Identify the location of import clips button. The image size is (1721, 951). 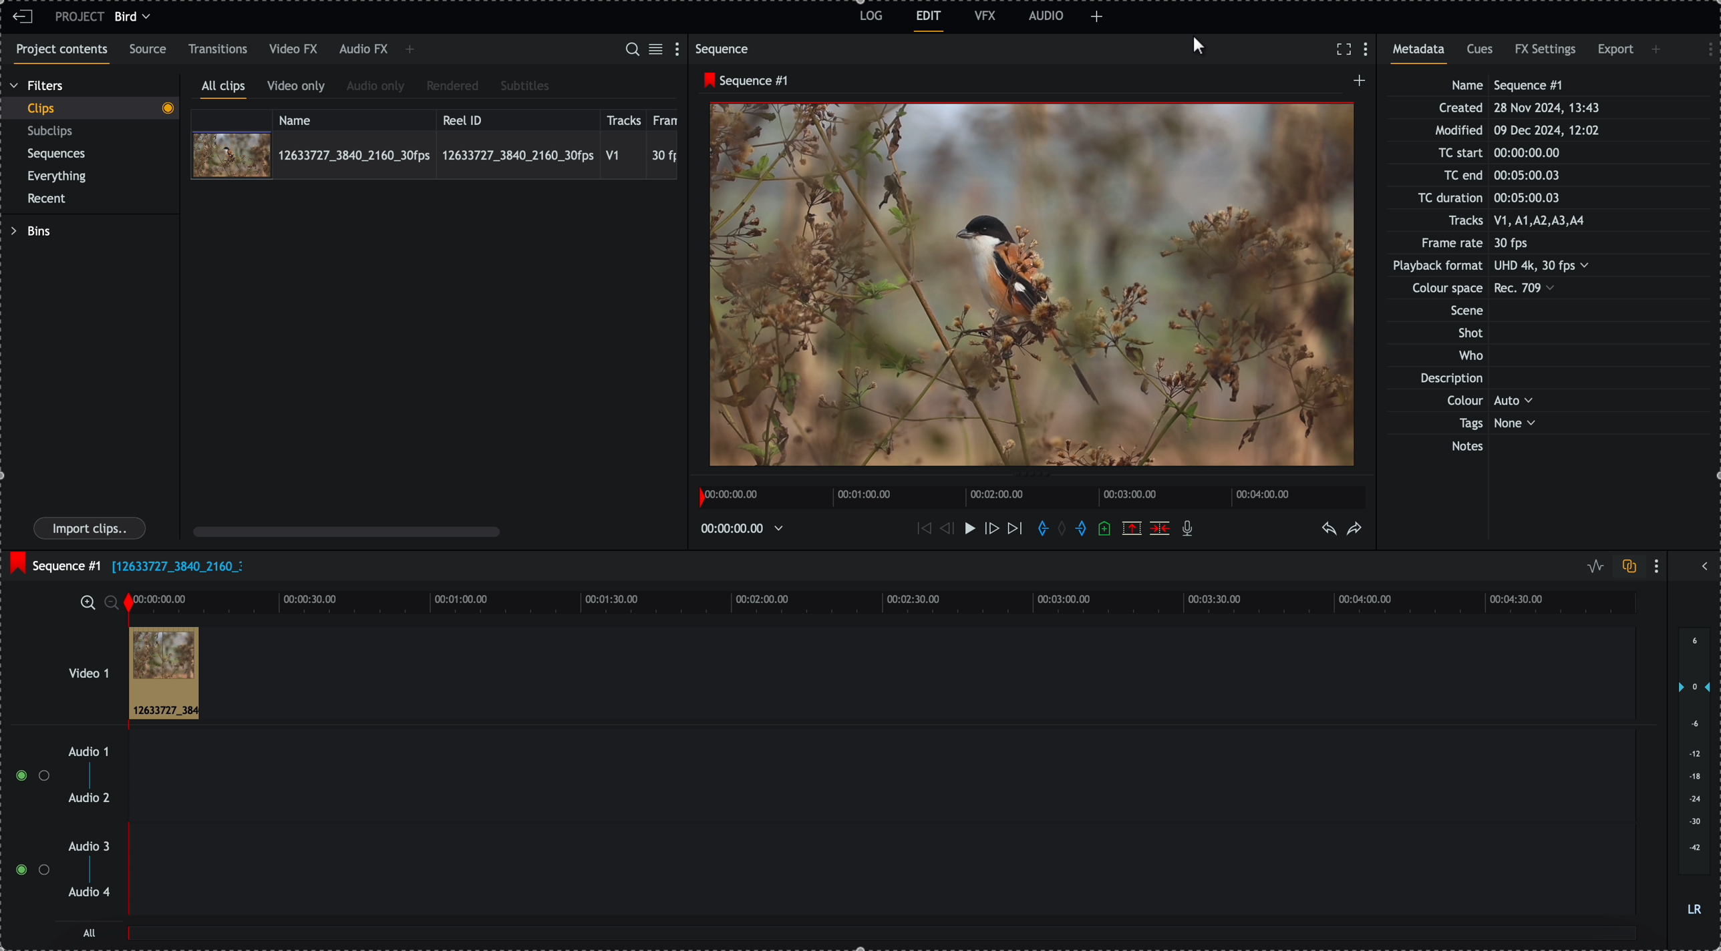
(92, 529).